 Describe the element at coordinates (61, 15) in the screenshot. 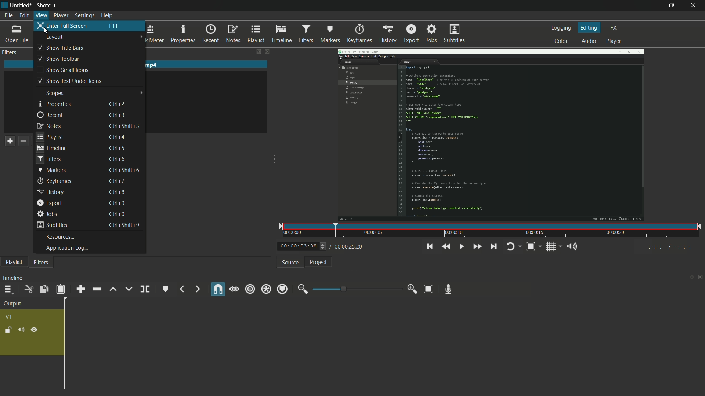

I see `player` at that location.